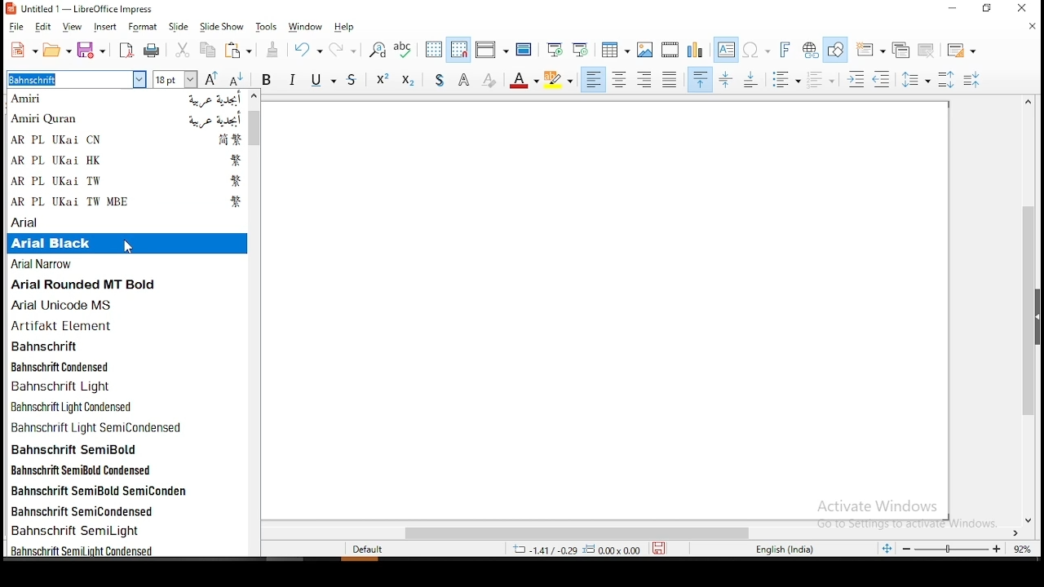 The image size is (1044, 587). Describe the element at coordinates (670, 50) in the screenshot. I see `insert audio or video` at that location.